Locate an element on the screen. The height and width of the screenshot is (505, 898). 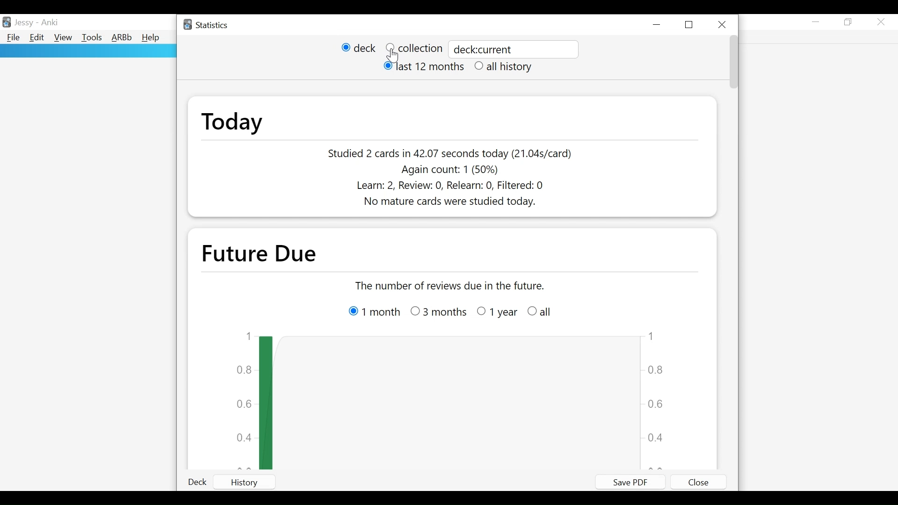
Save PDF is located at coordinates (631, 481).